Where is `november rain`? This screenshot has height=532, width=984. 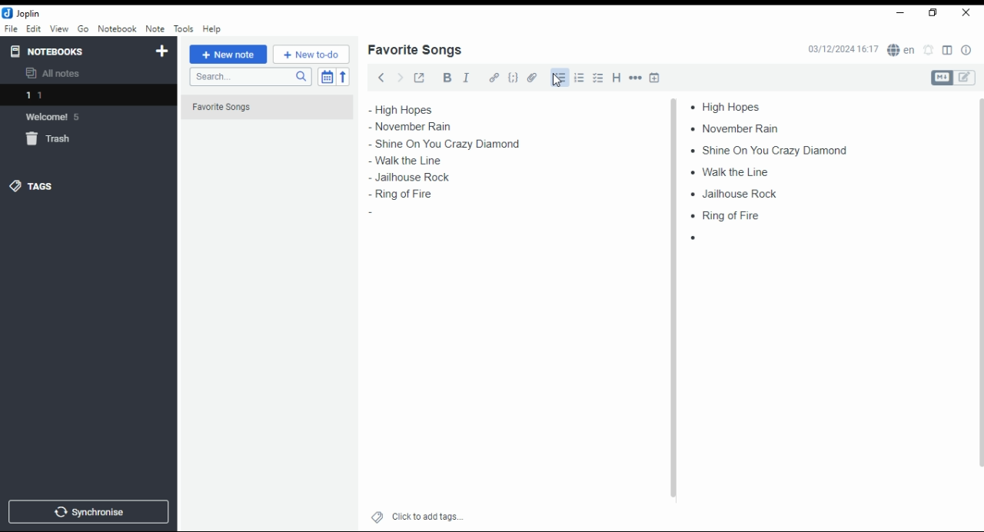 november rain is located at coordinates (740, 128).